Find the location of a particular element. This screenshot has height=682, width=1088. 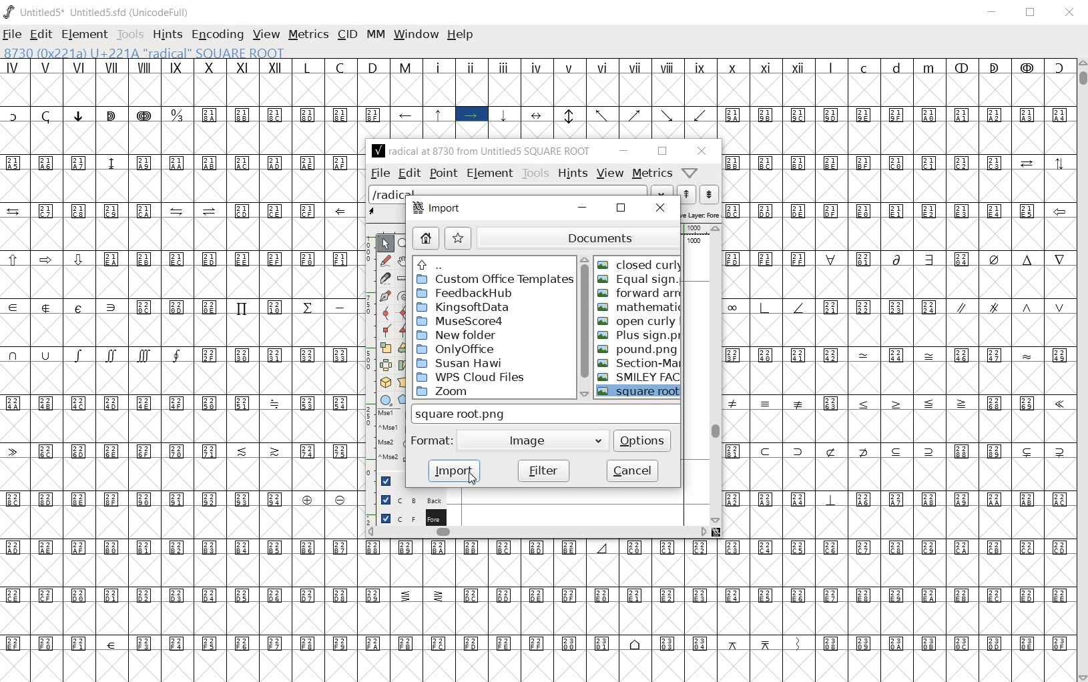

Glyph characters is located at coordinates (716, 611).